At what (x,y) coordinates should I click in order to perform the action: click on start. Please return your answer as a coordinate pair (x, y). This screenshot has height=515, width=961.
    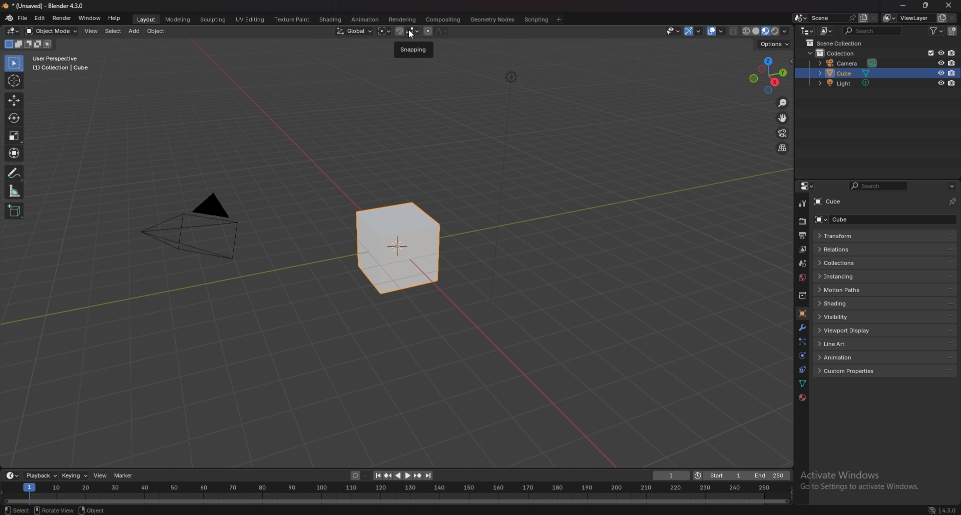
    Looking at the image, I should click on (719, 475).